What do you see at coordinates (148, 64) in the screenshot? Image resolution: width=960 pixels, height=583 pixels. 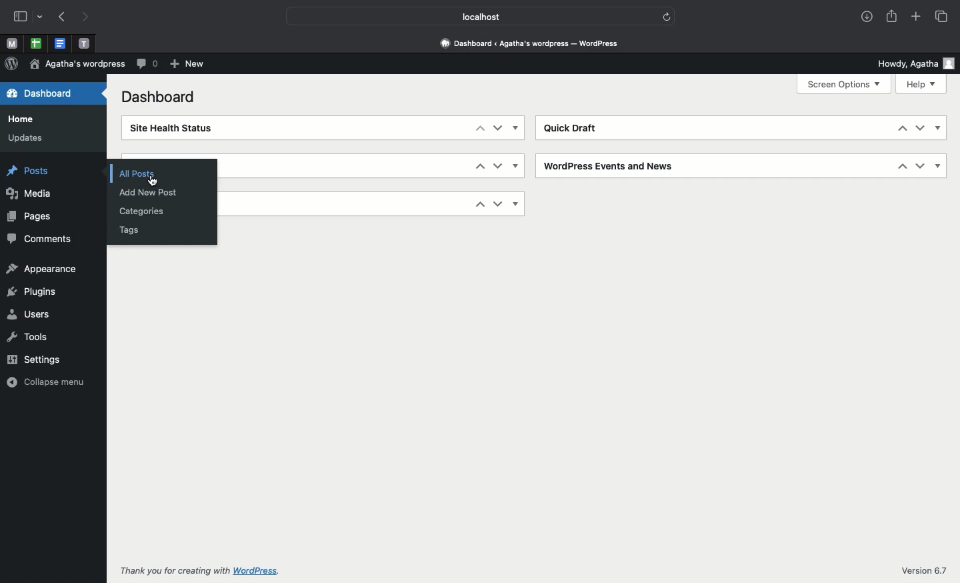 I see `Comment` at bounding box center [148, 64].